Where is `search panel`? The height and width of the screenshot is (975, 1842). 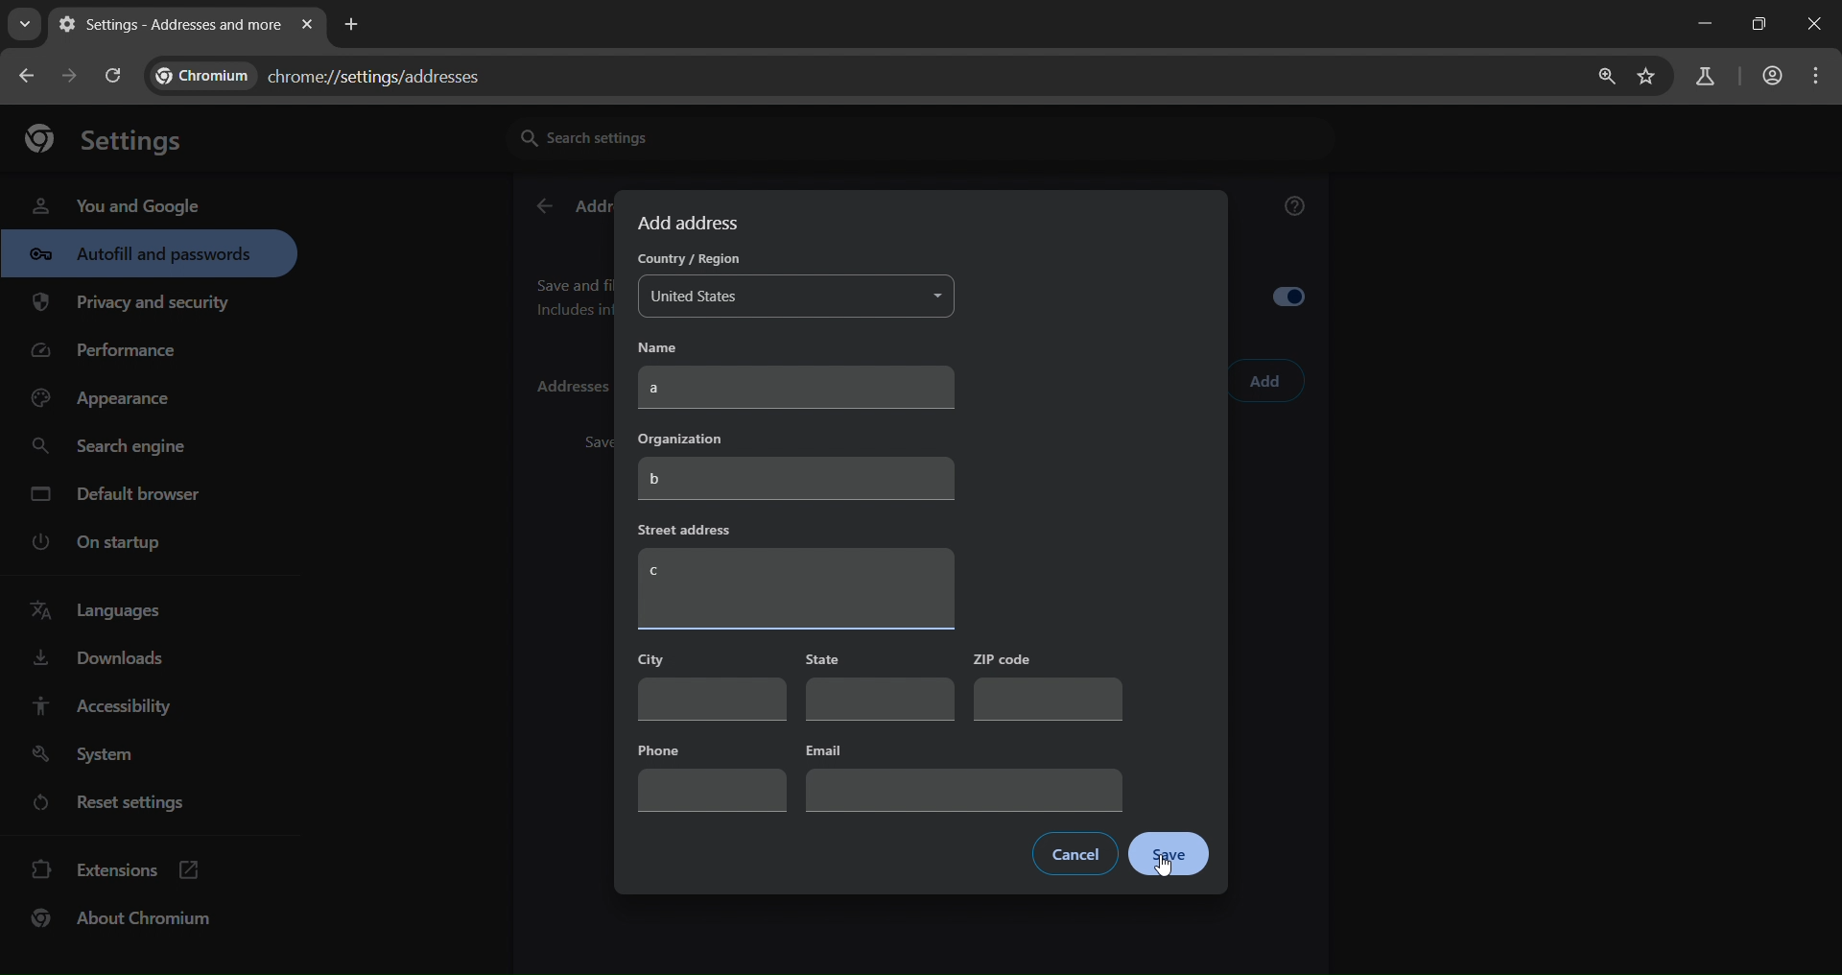 search panel is located at coordinates (1703, 78).